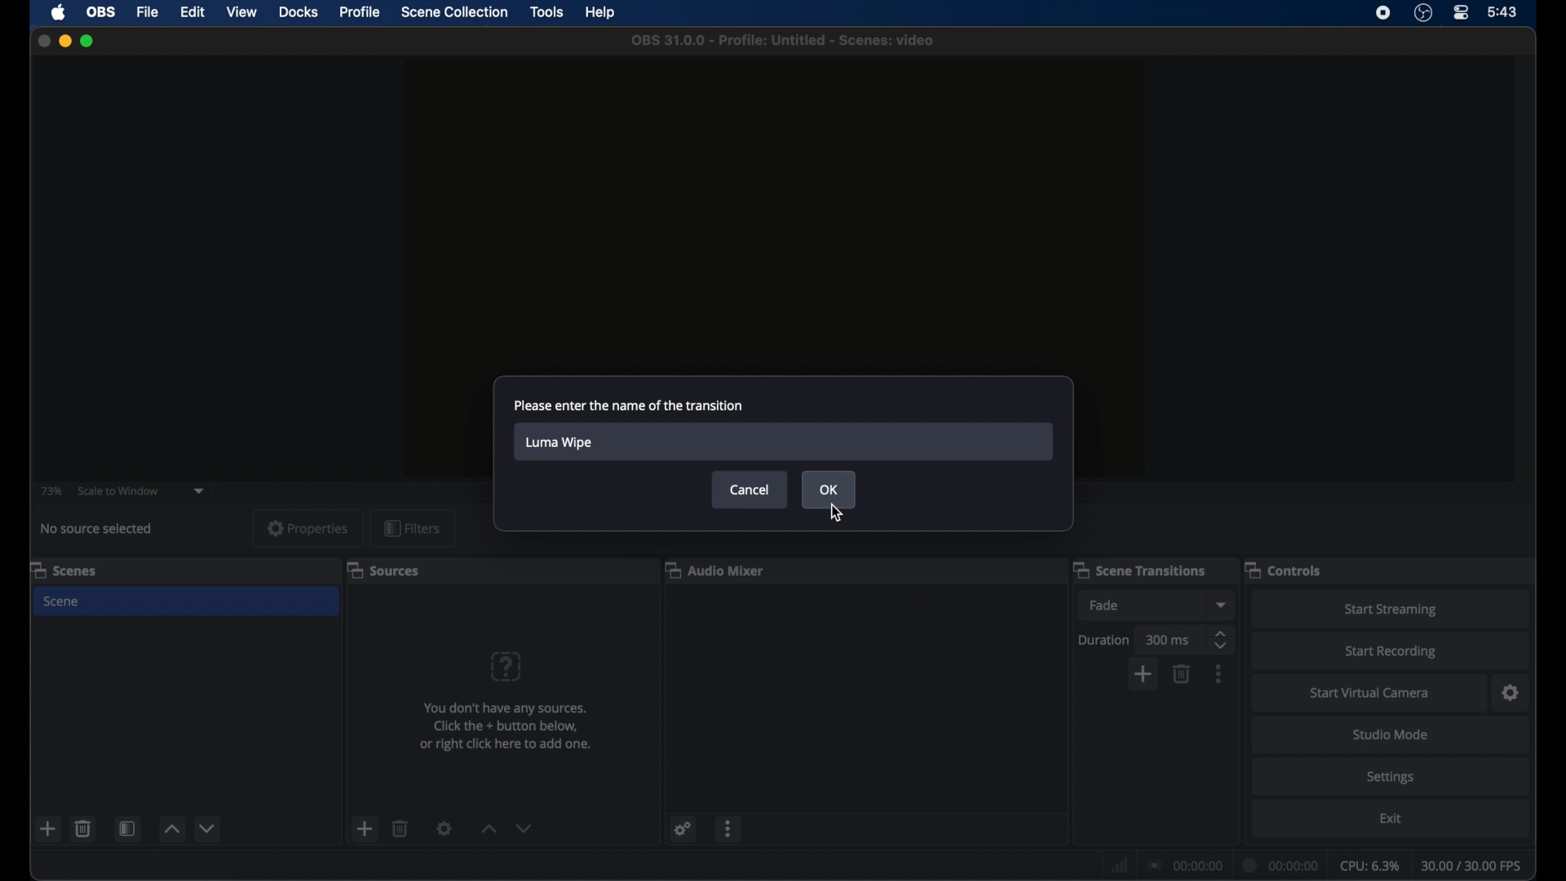  I want to click on duration, so click(1105, 639).